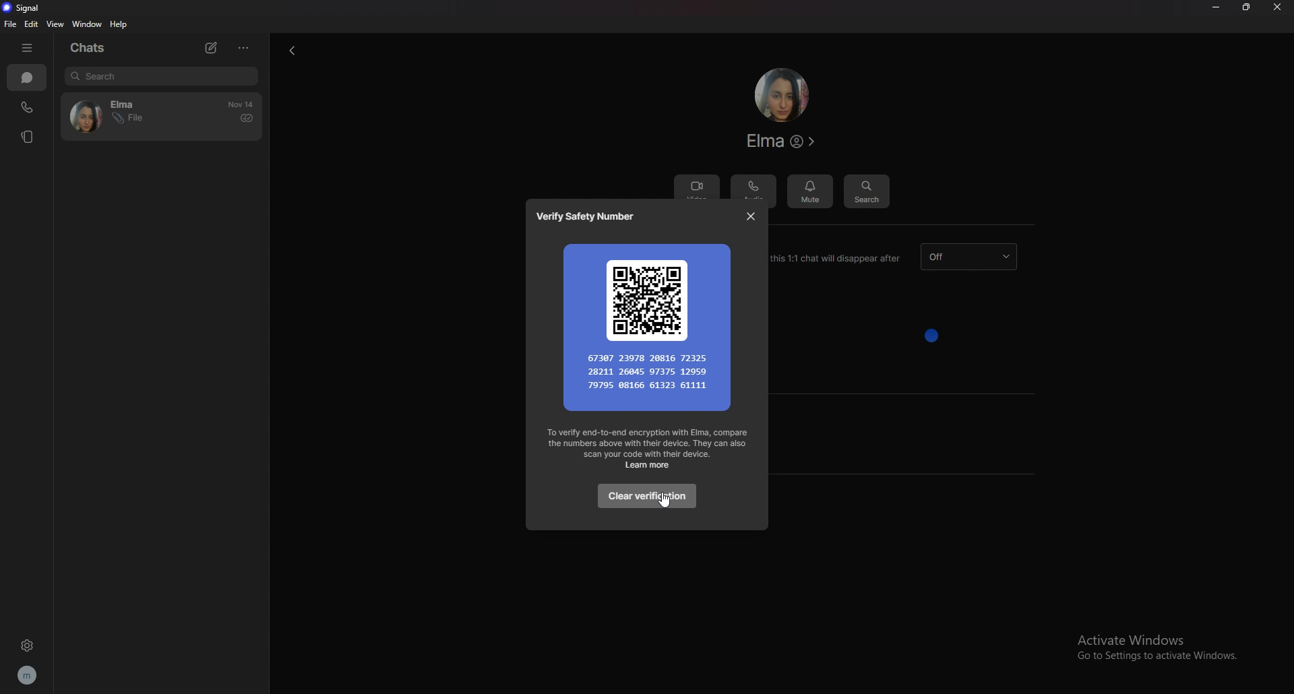  I want to click on call, so click(26, 108).